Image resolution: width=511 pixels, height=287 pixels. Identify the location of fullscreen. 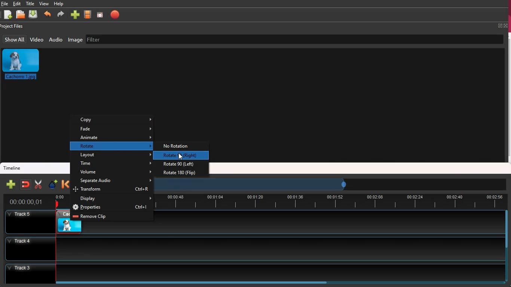
(502, 25).